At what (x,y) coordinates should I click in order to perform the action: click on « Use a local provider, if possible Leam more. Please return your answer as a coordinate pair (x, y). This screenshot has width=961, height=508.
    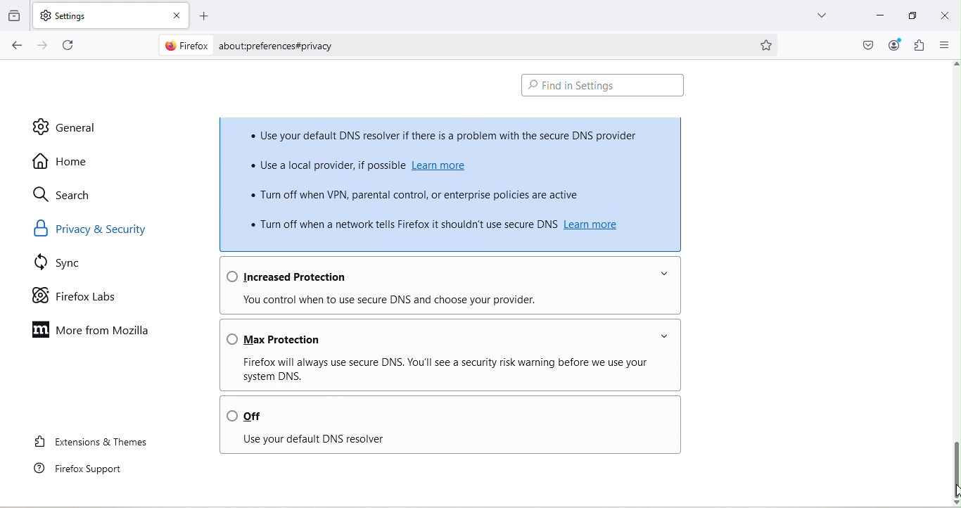
    Looking at the image, I should click on (391, 166).